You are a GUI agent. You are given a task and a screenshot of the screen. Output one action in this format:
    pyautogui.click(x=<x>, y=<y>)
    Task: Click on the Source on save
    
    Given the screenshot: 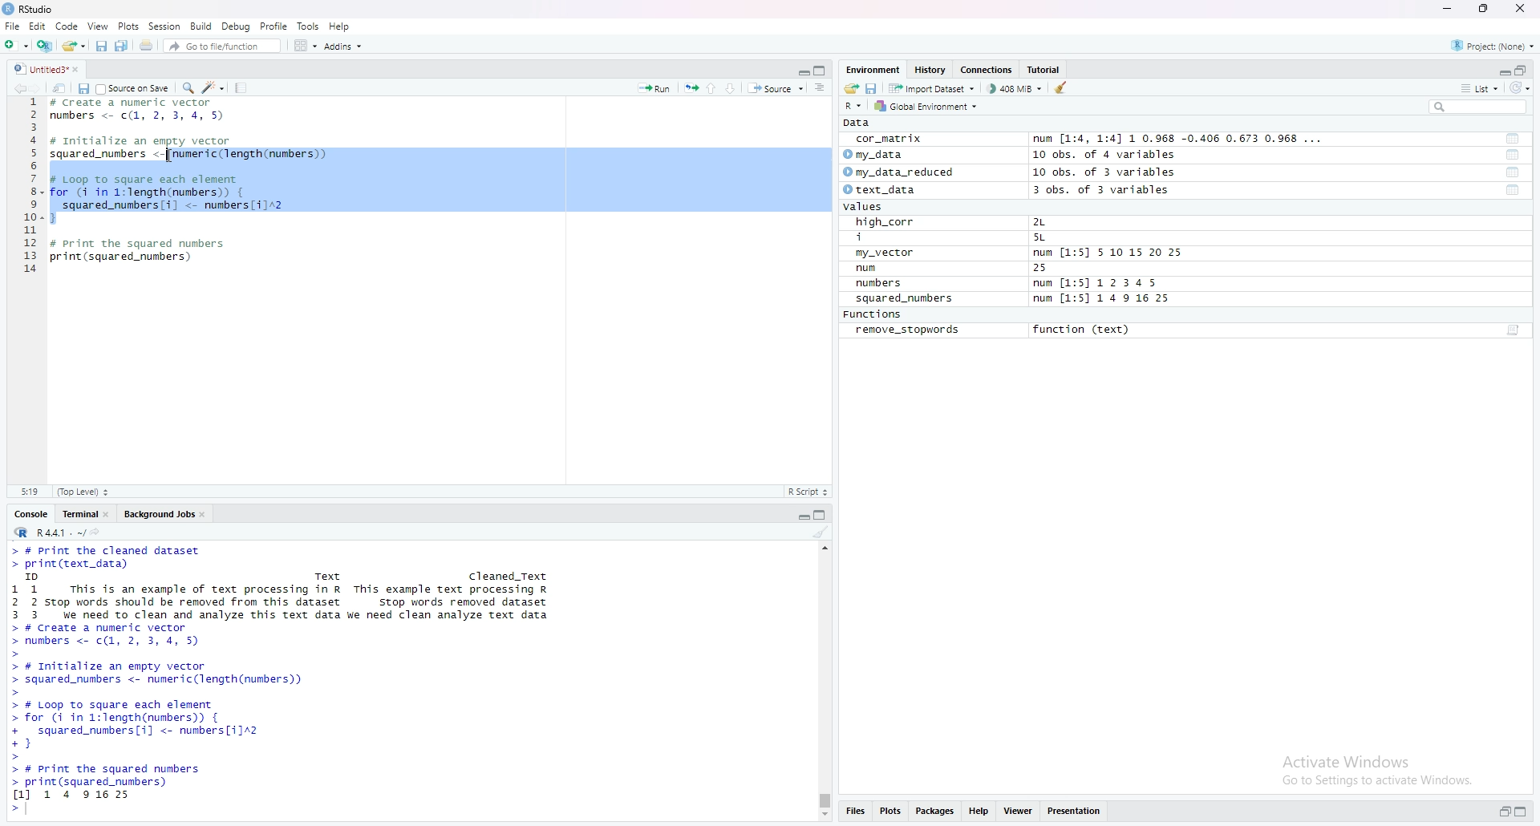 What is the action you would take?
    pyautogui.click(x=134, y=87)
    